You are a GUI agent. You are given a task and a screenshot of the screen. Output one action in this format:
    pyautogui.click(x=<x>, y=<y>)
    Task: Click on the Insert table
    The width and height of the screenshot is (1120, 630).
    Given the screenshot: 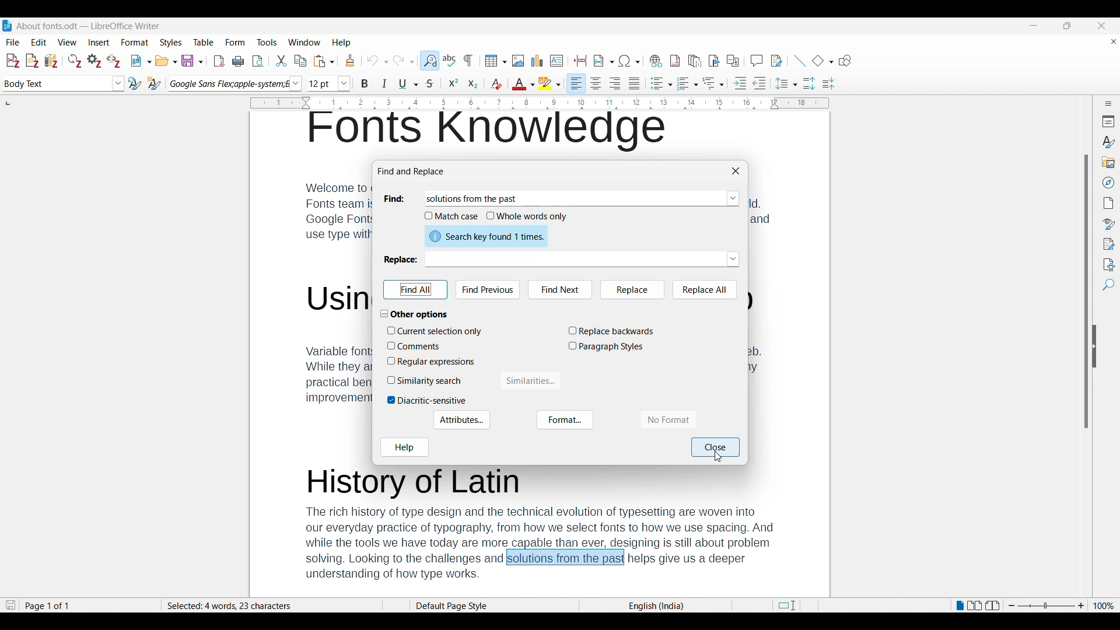 What is the action you would take?
    pyautogui.click(x=496, y=61)
    